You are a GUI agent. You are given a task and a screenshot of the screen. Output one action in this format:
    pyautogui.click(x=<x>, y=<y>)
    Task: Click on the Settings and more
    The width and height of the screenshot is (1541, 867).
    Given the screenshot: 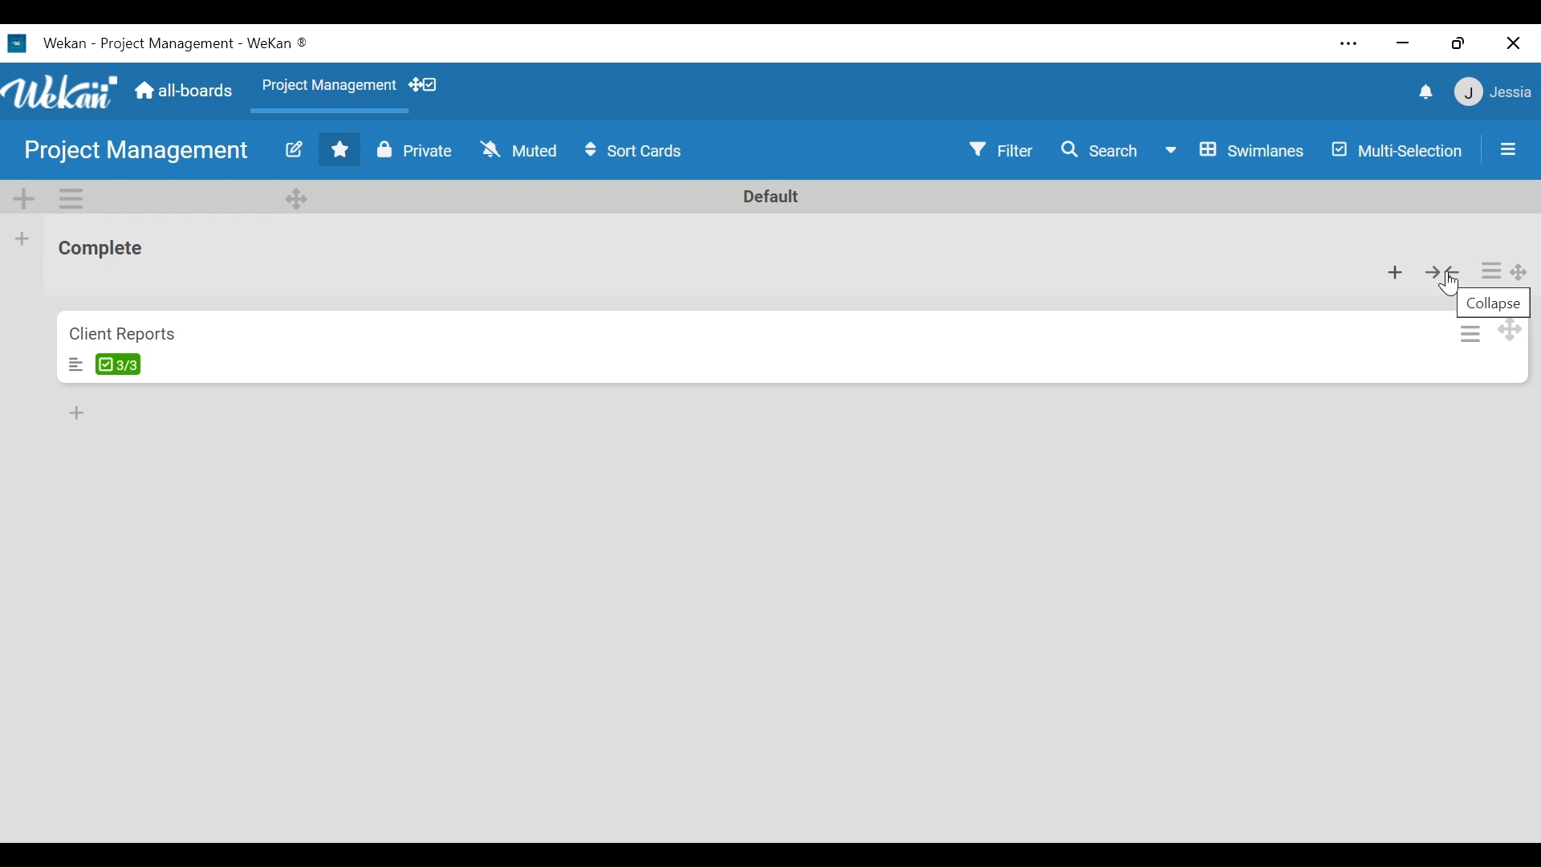 What is the action you would take?
    pyautogui.click(x=1348, y=43)
    